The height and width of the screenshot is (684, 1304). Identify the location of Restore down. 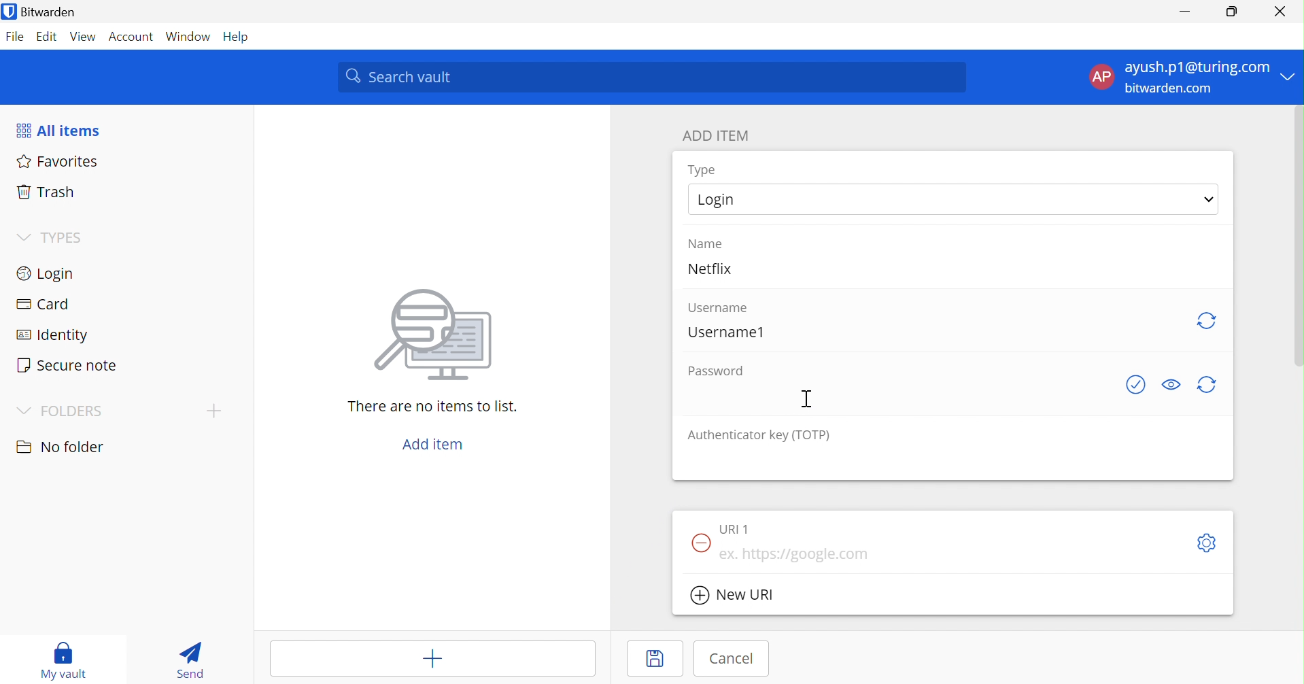
(1234, 12).